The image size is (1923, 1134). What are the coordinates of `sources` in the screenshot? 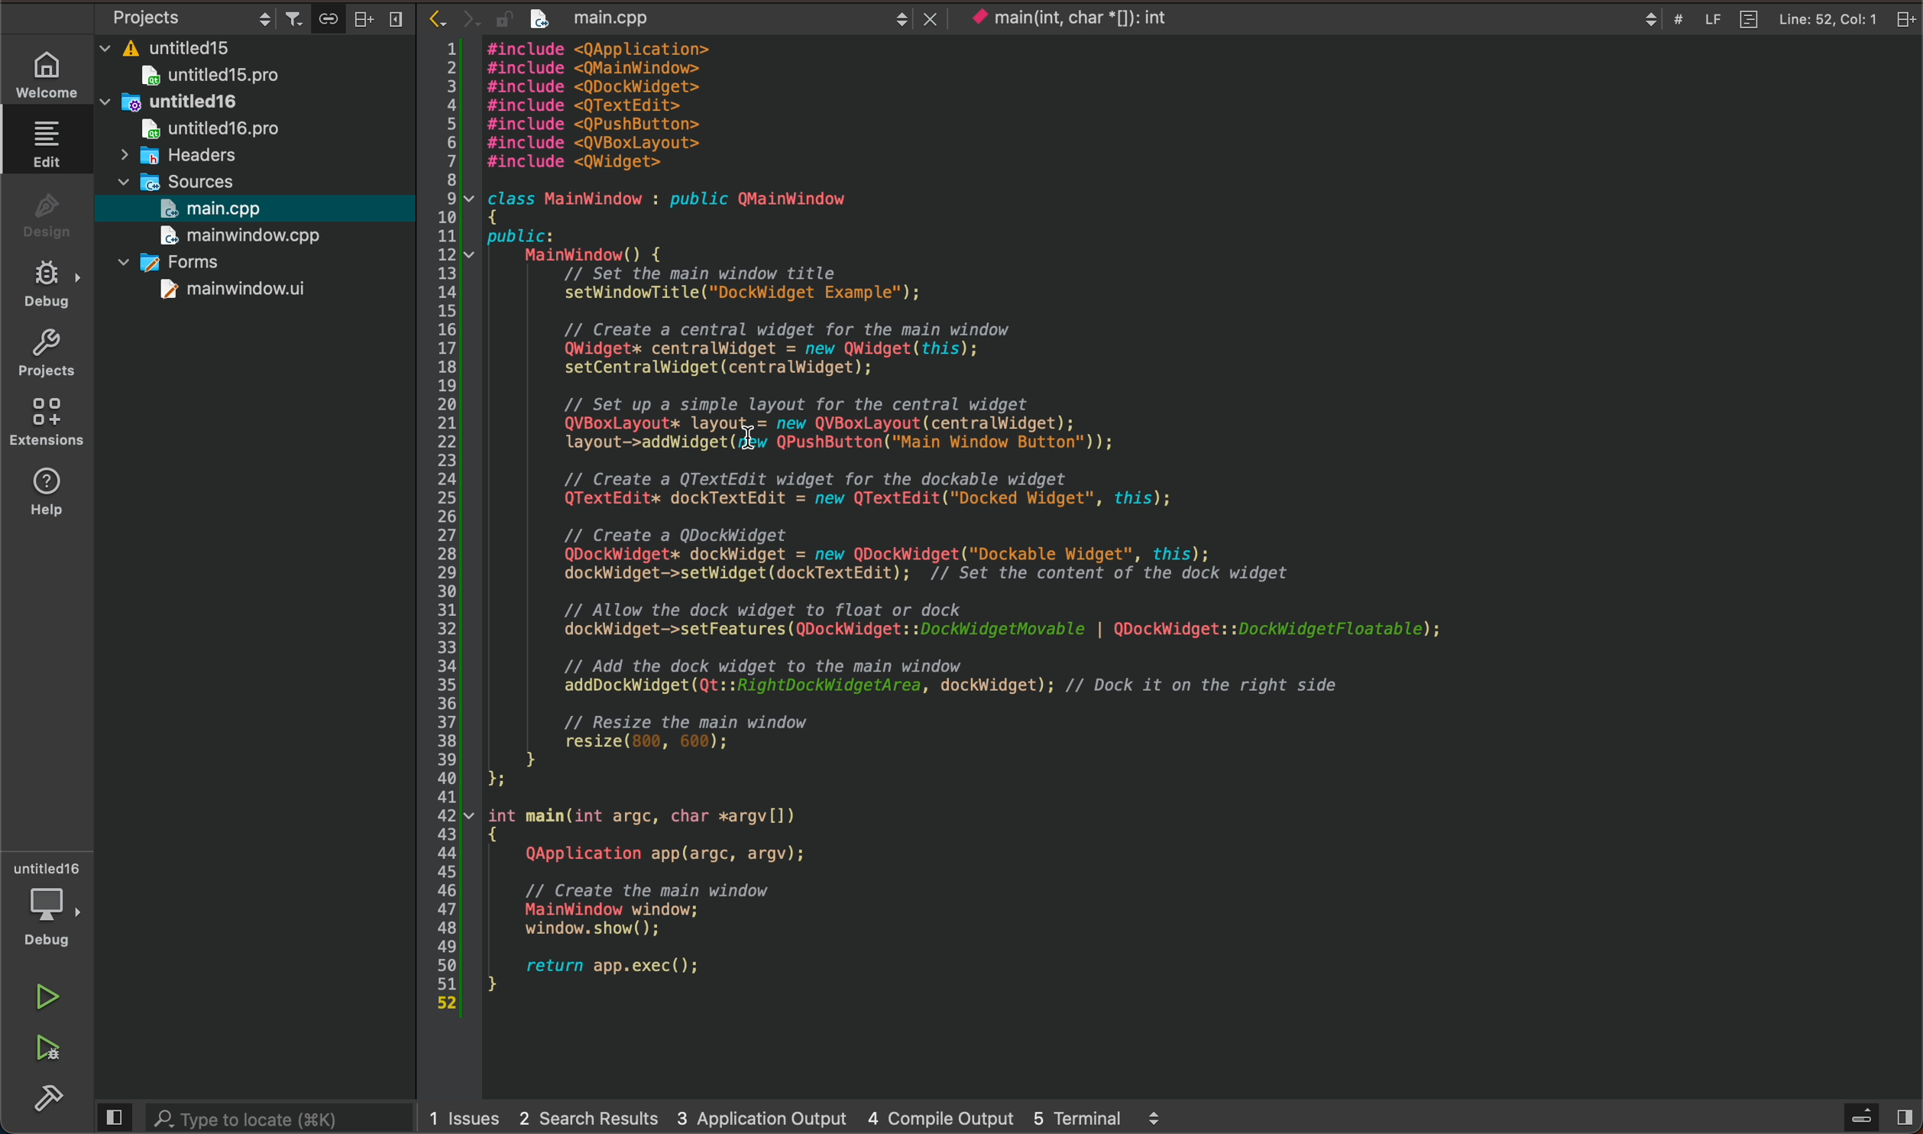 It's located at (190, 178).